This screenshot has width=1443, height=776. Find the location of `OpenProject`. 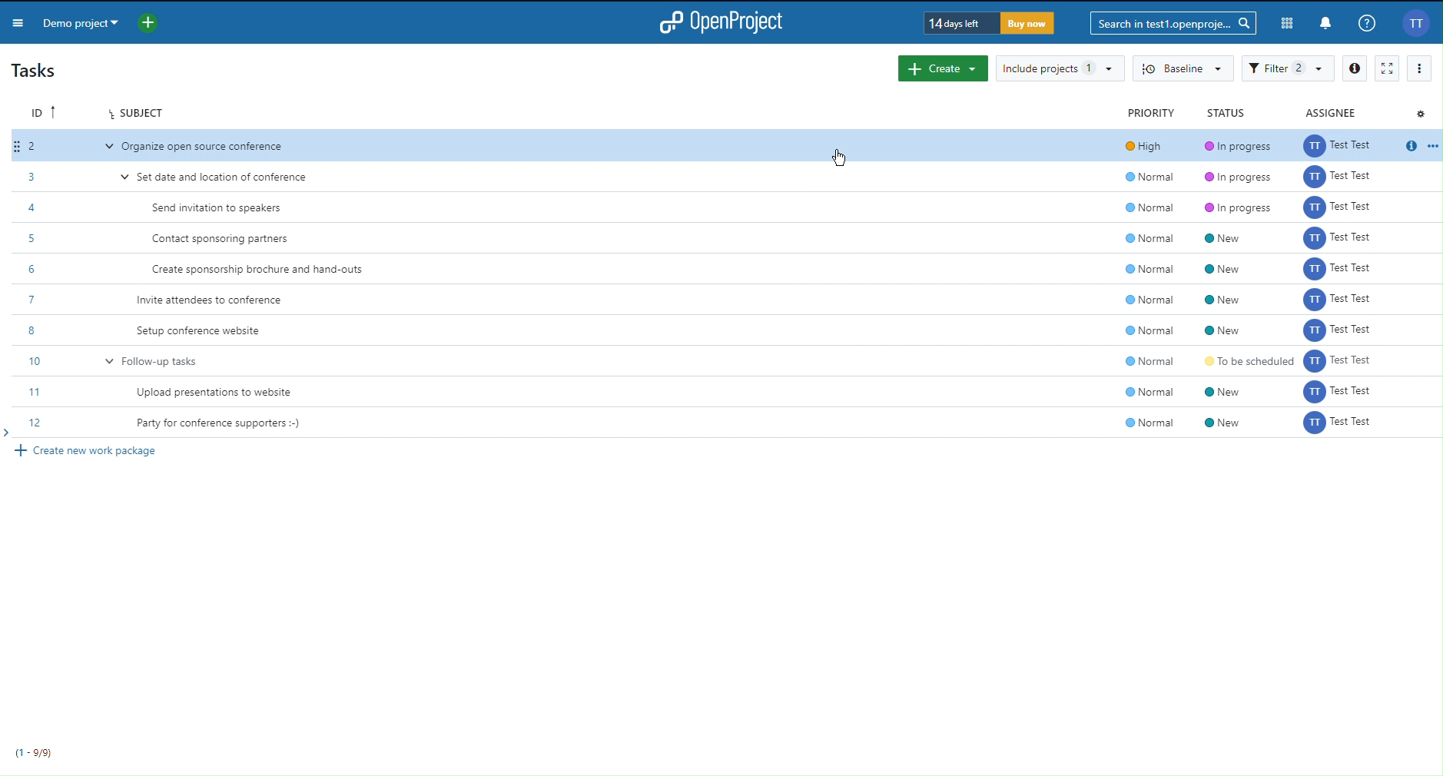

OpenProject is located at coordinates (728, 22).